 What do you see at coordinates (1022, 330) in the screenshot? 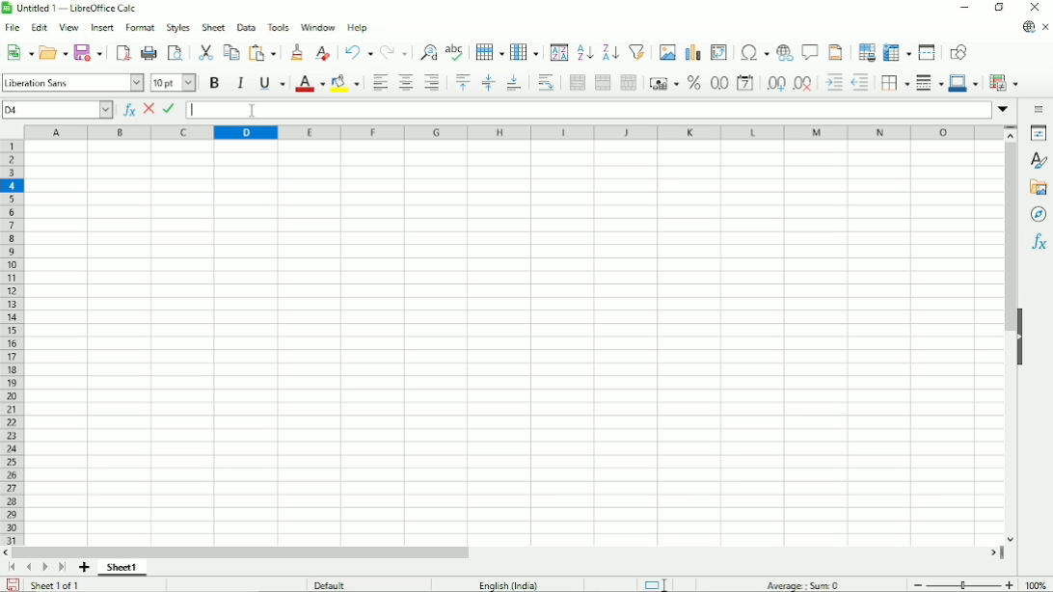
I see `Hide` at bounding box center [1022, 330].